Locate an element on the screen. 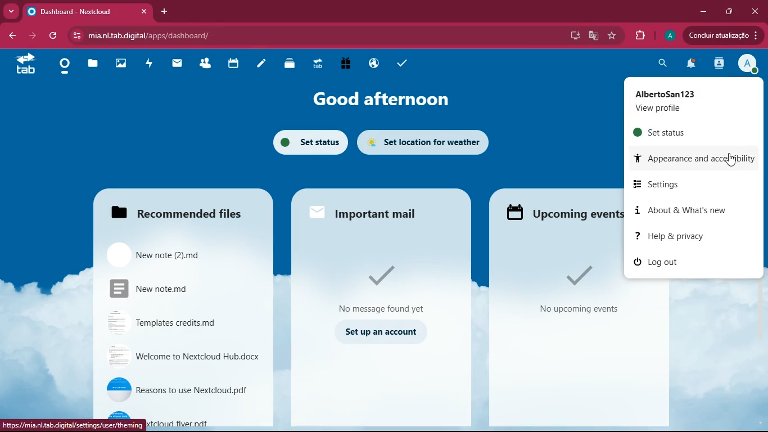 This screenshot has height=432, width=768. Important mail is located at coordinates (371, 209).